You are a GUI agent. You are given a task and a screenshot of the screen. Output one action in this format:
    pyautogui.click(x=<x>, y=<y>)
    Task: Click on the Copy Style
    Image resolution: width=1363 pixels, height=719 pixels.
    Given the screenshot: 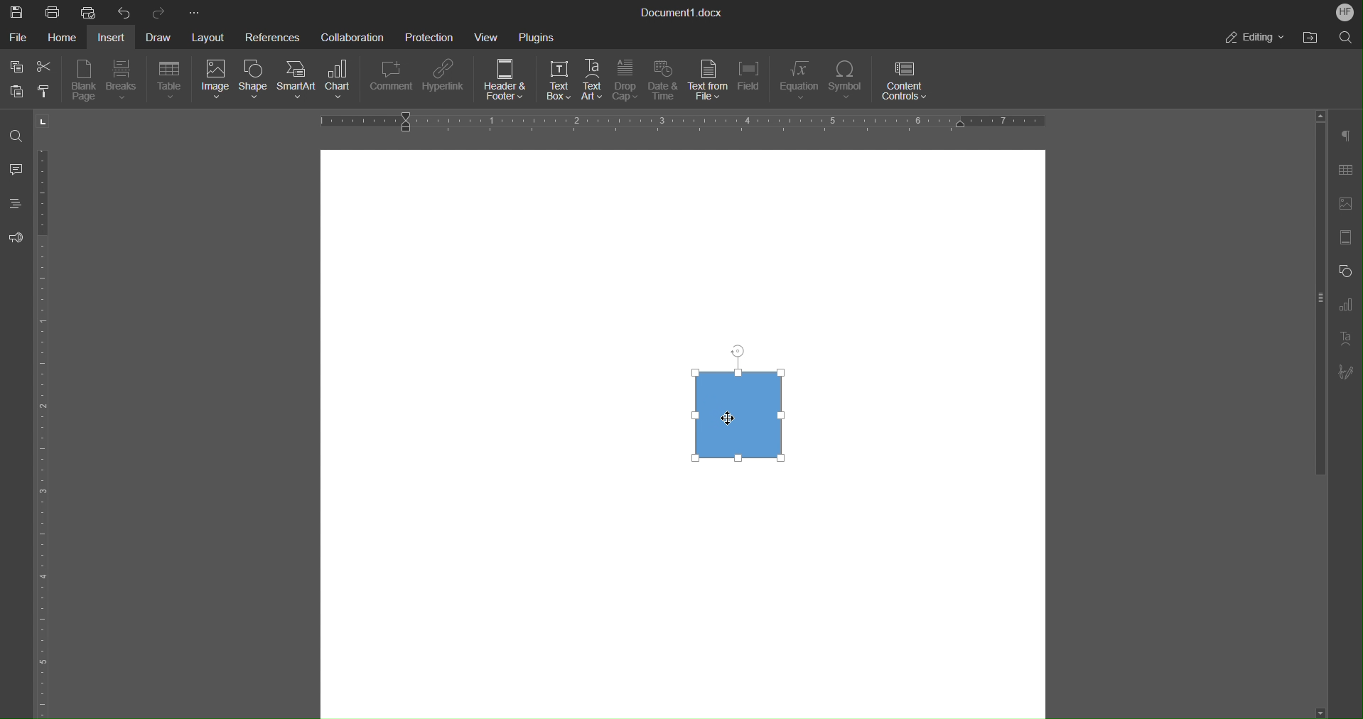 What is the action you would take?
    pyautogui.click(x=47, y=91)
    